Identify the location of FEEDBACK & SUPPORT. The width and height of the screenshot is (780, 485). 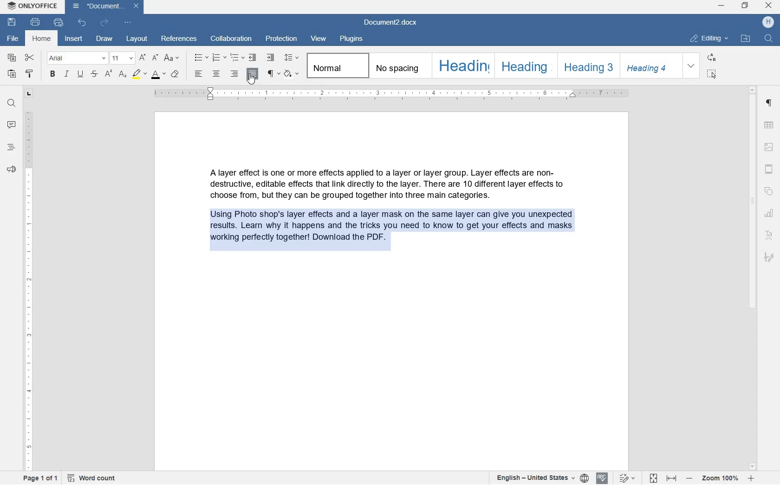
(12, 170).